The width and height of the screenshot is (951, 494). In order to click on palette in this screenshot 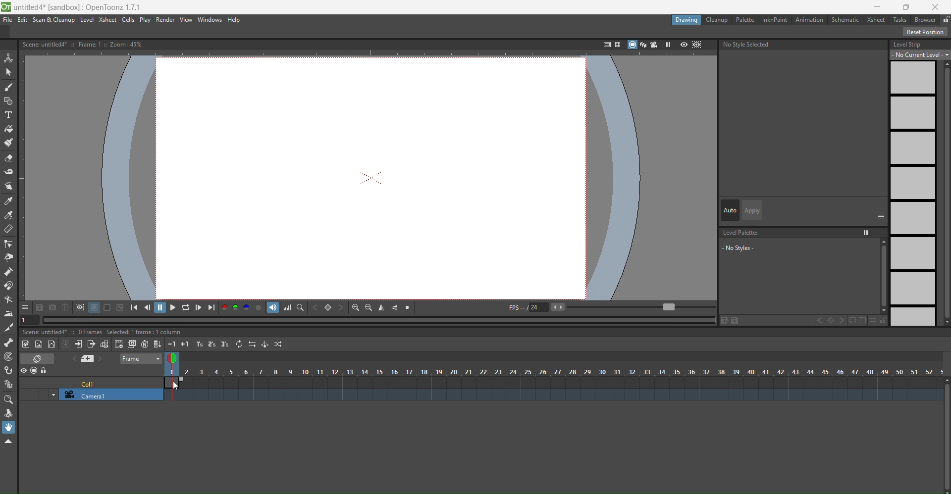, I will do `click(744, 19)`.